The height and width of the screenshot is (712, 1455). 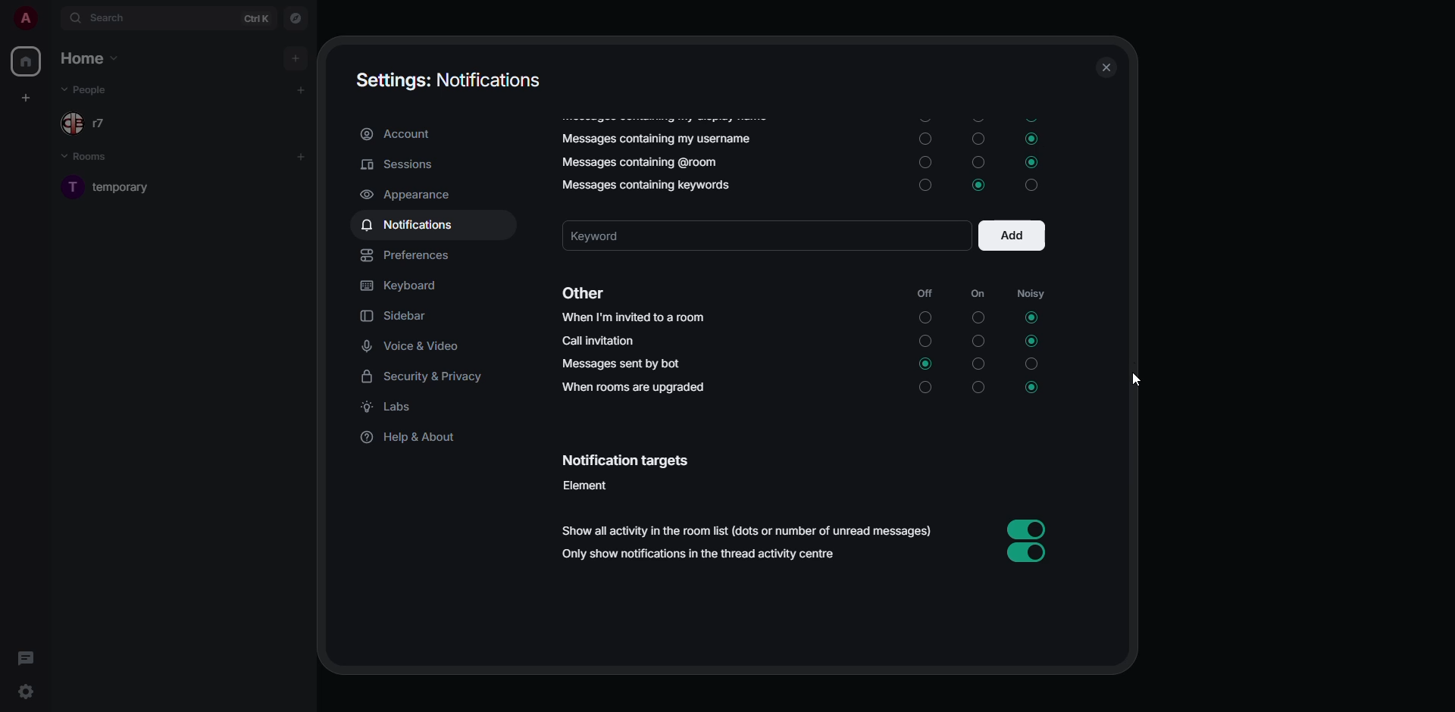 I want to click on selected, so click(x=1030, y=389).